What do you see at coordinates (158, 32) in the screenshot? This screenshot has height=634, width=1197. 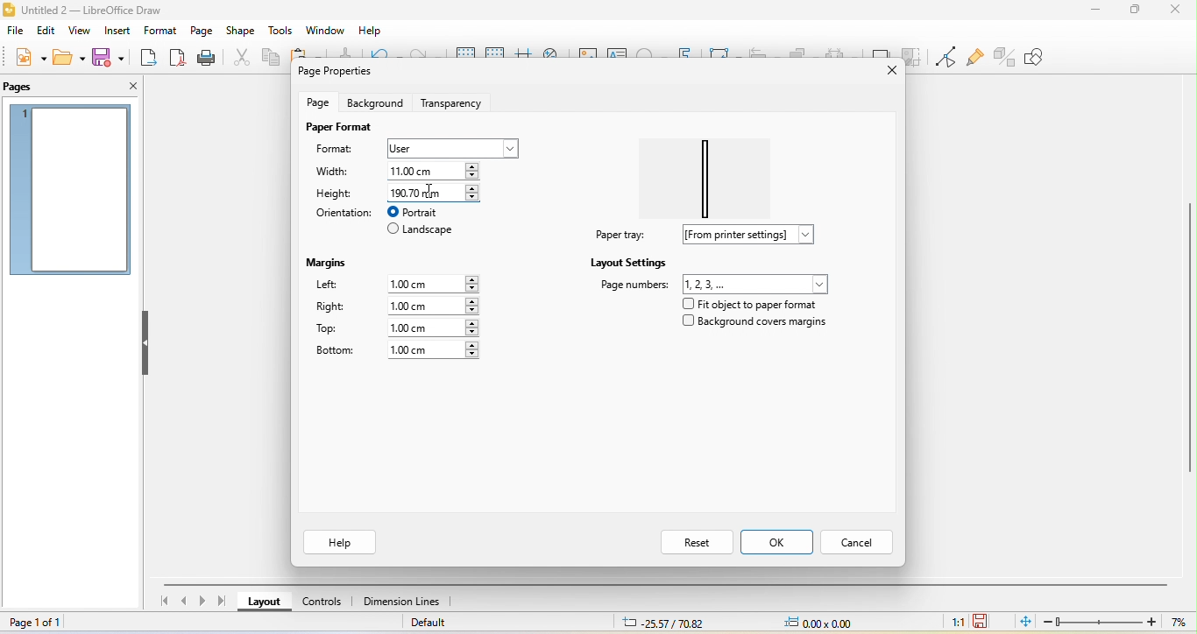 I see `format` at bounding box center [158, 32].